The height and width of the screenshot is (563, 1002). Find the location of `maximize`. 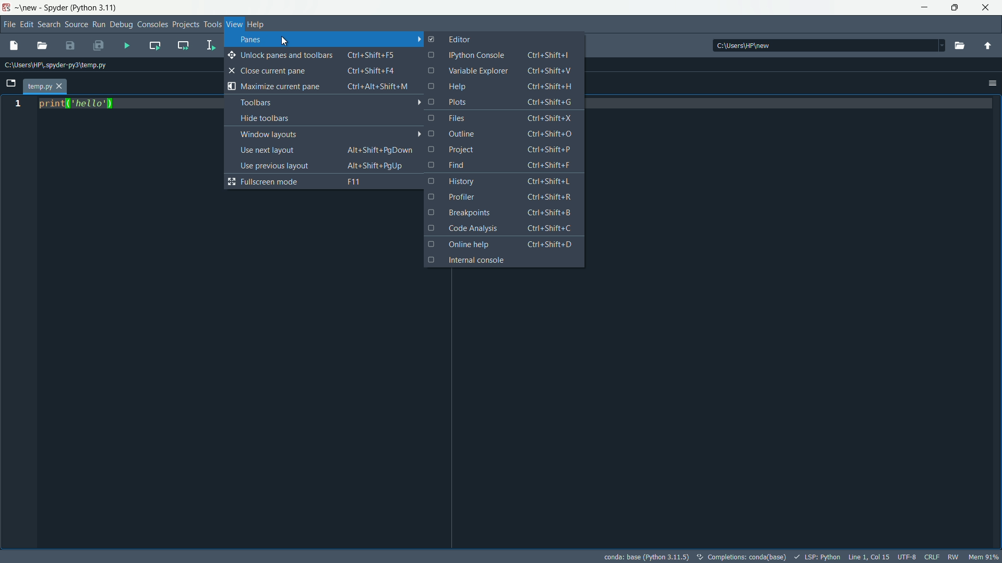

maximize is located at coordinates (957, 8).